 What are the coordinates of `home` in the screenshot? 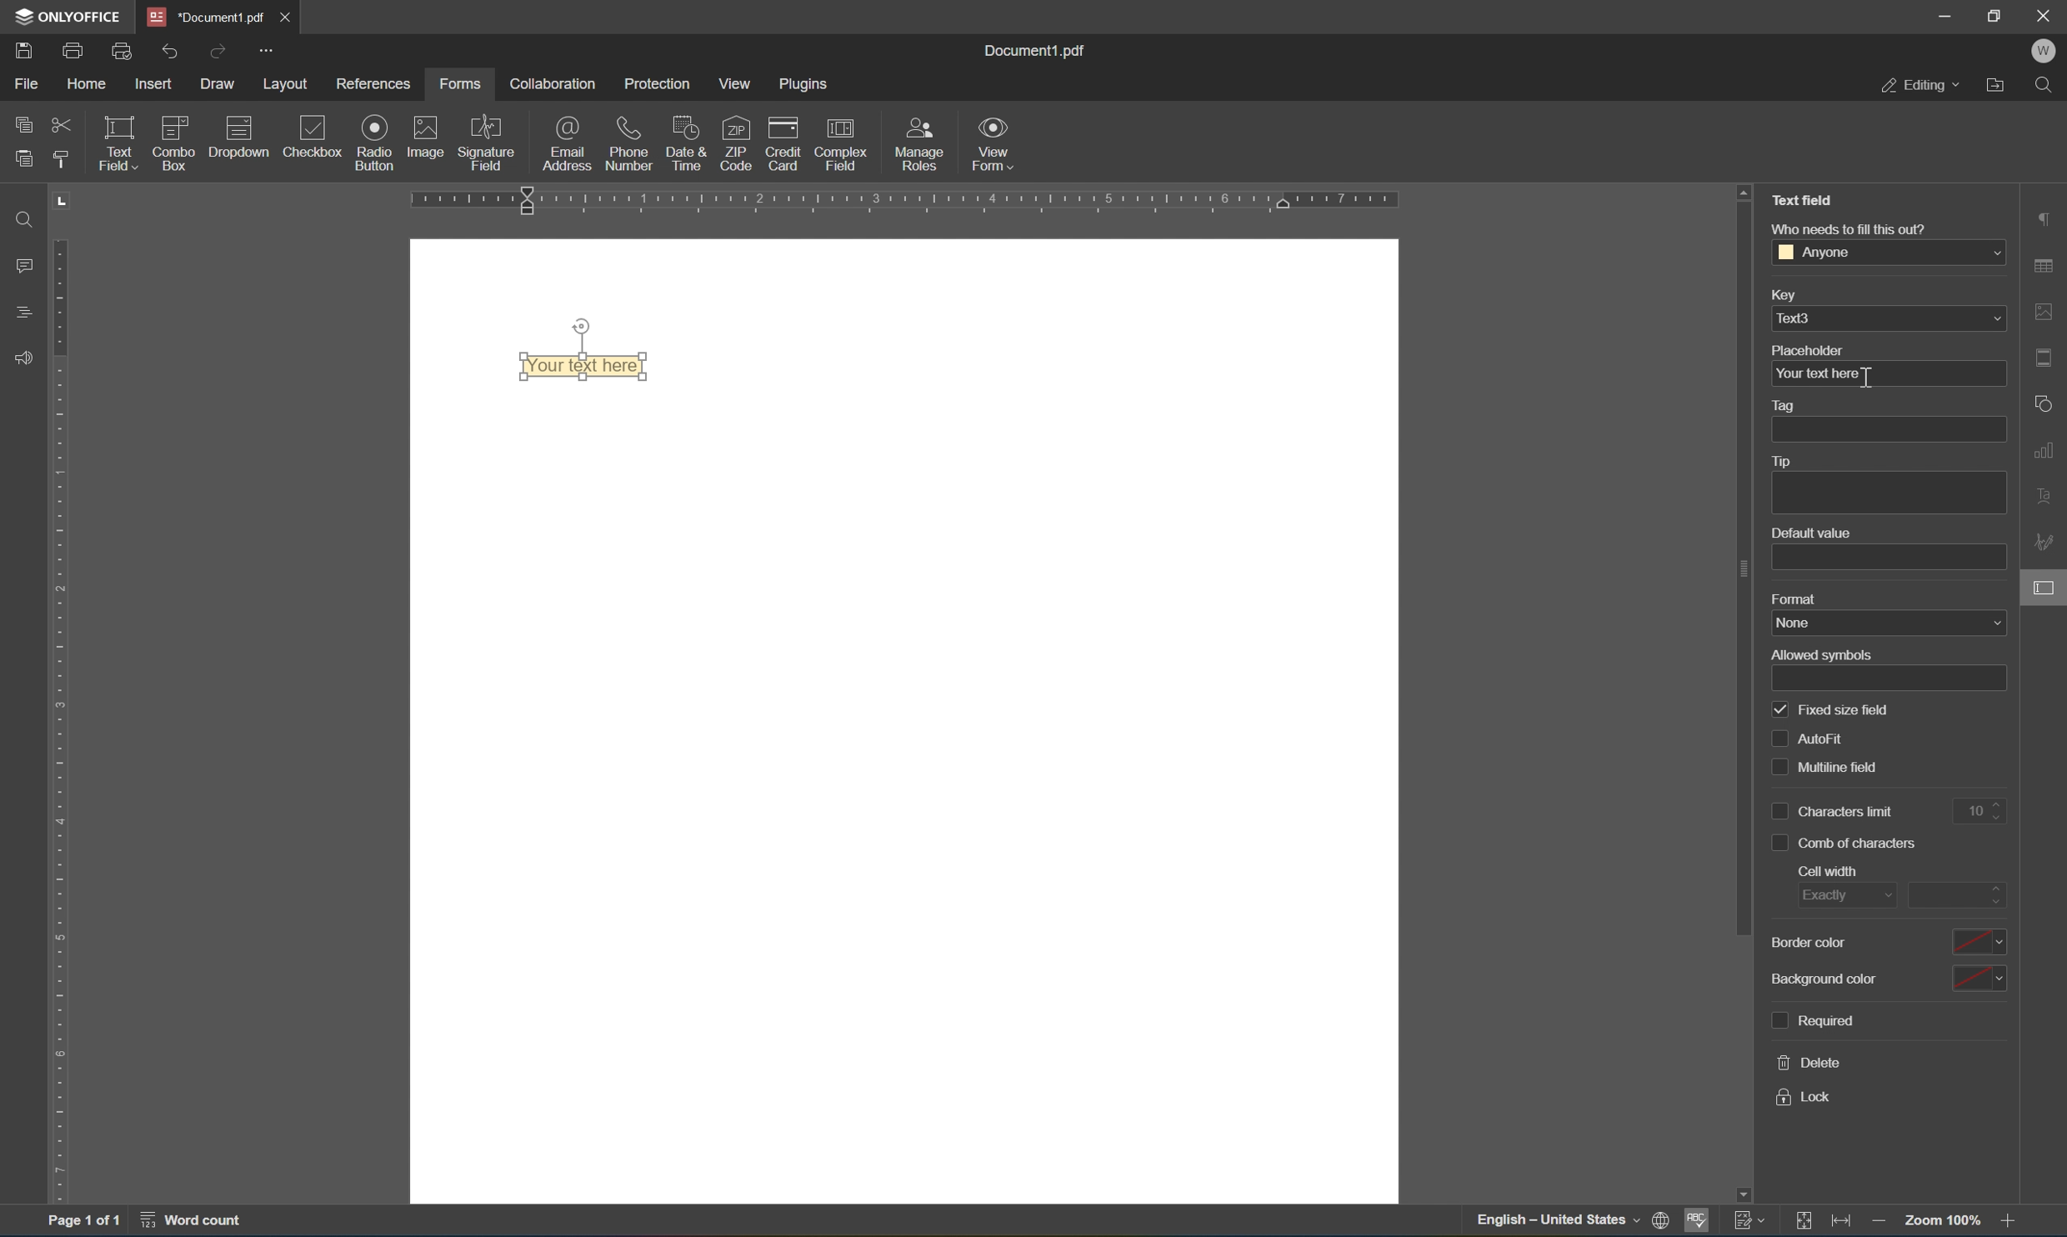 It's located at (88, 86).